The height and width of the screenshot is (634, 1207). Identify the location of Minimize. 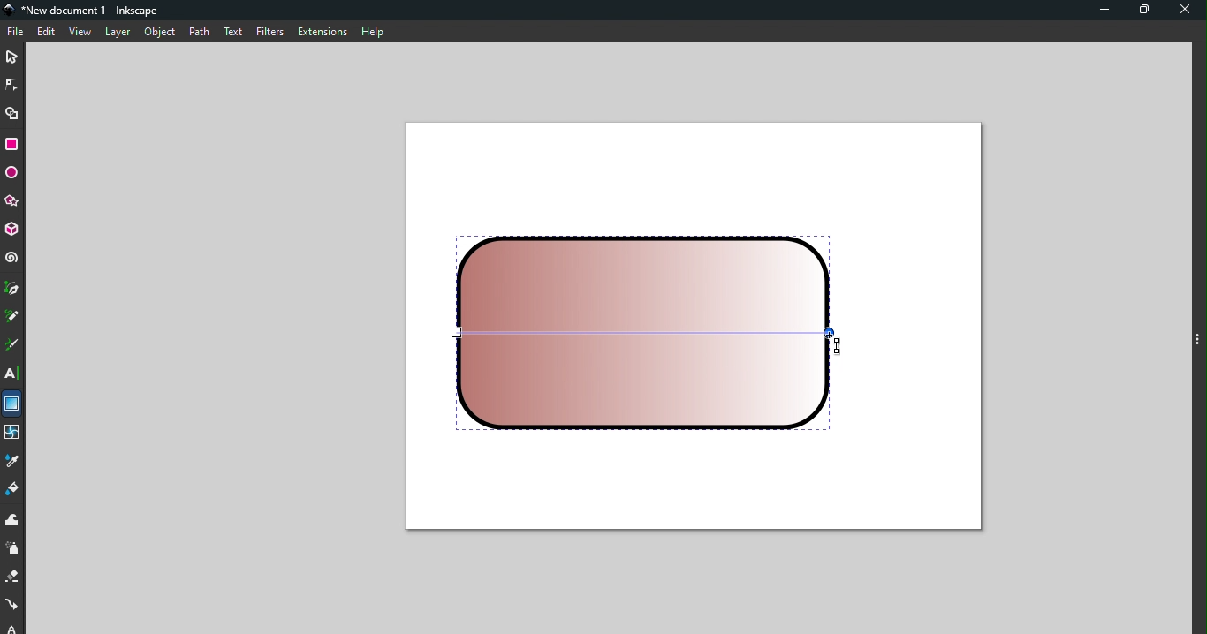
(1100, 11).